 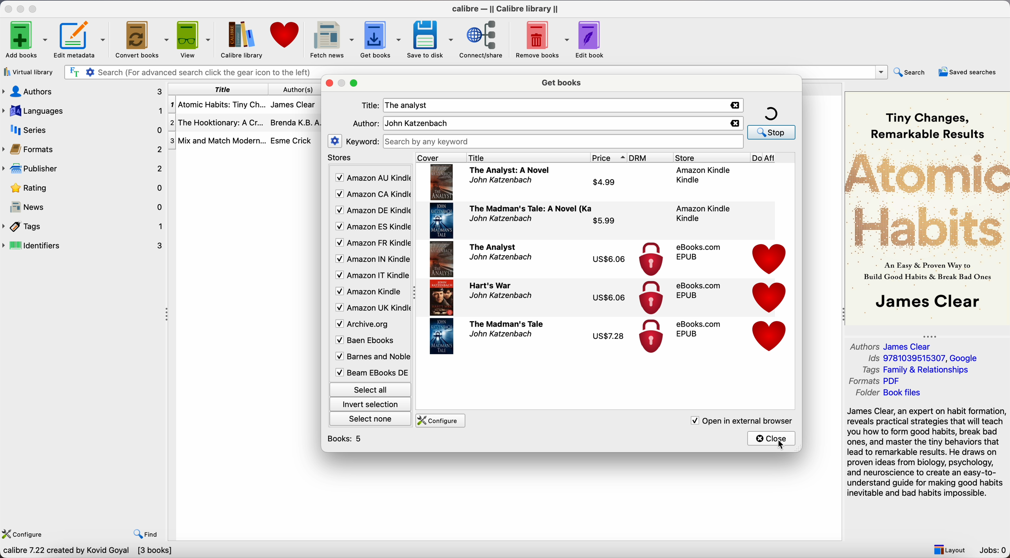 What do you see at coordinates (609, 259) in the screenshot?
I see `US$6.06` at bounding box center [609, 259].